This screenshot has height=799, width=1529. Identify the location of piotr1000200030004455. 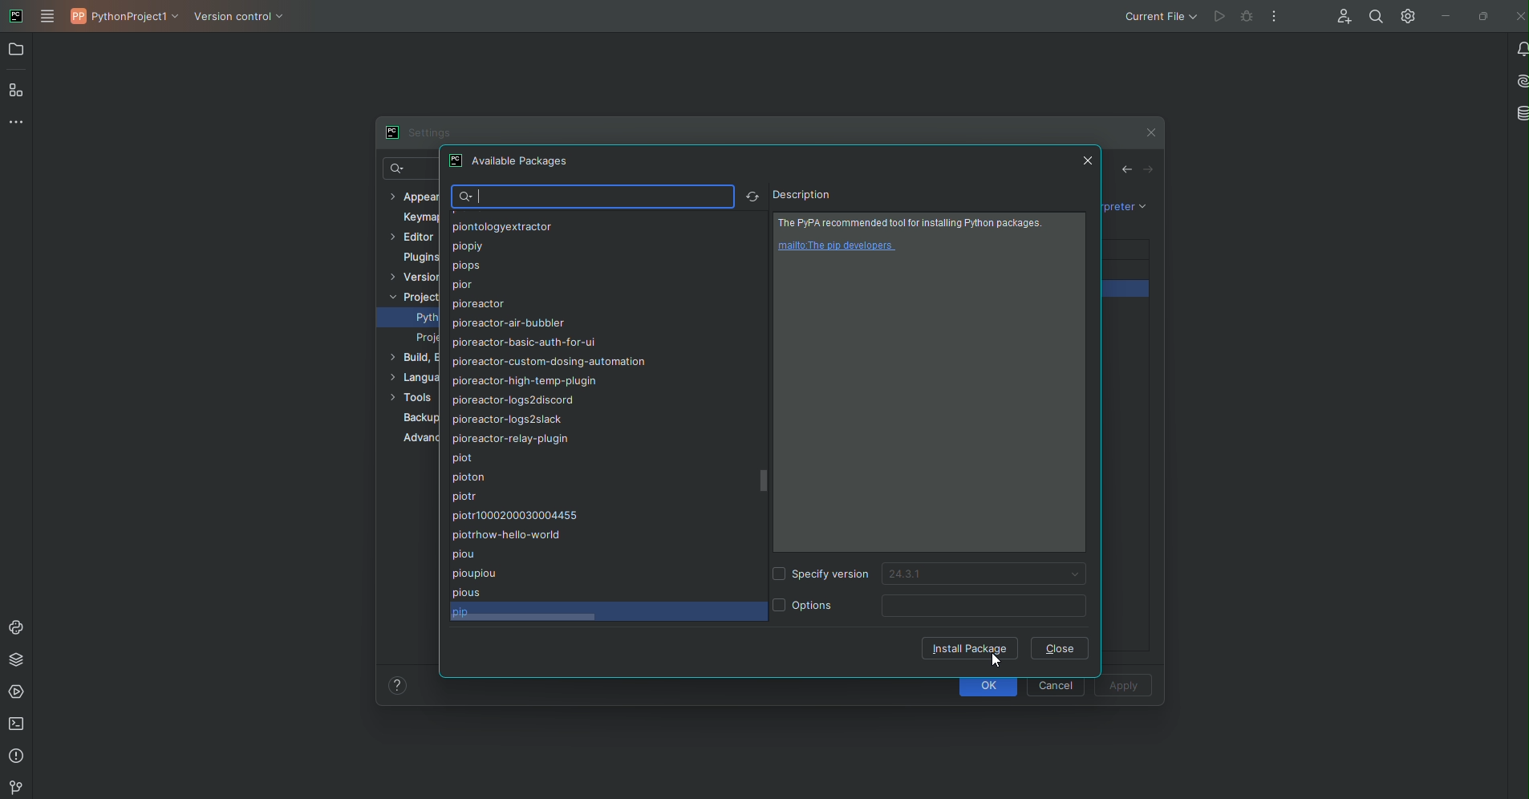
(517, 516).